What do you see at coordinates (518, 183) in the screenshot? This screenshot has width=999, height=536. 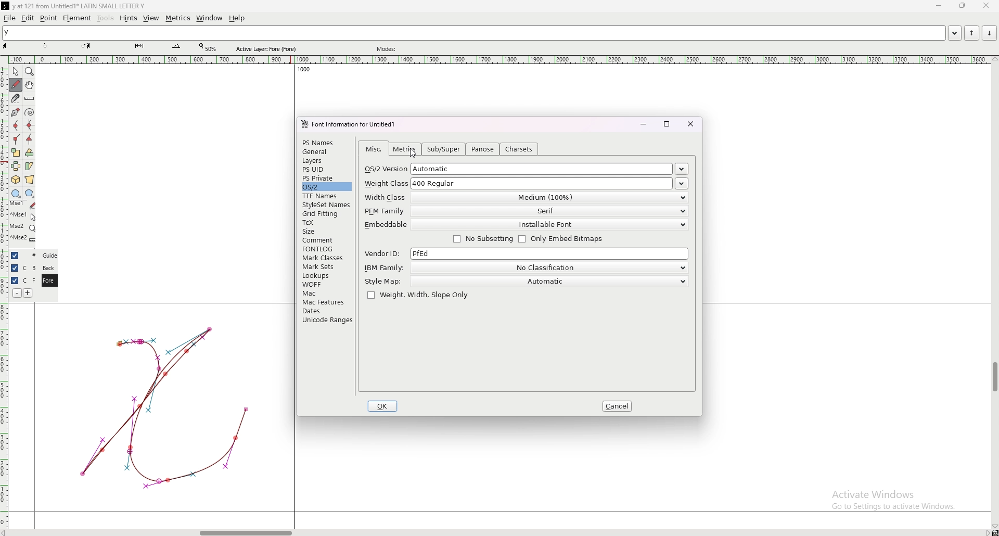 I see `weight class 400 regular` at bounding box center [518, 183].